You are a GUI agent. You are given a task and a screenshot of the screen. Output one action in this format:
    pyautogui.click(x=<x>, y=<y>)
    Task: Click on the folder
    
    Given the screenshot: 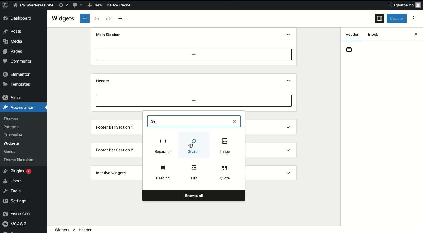 What is the action you would take?
    pyautogui.click(x=352, y=51)
    